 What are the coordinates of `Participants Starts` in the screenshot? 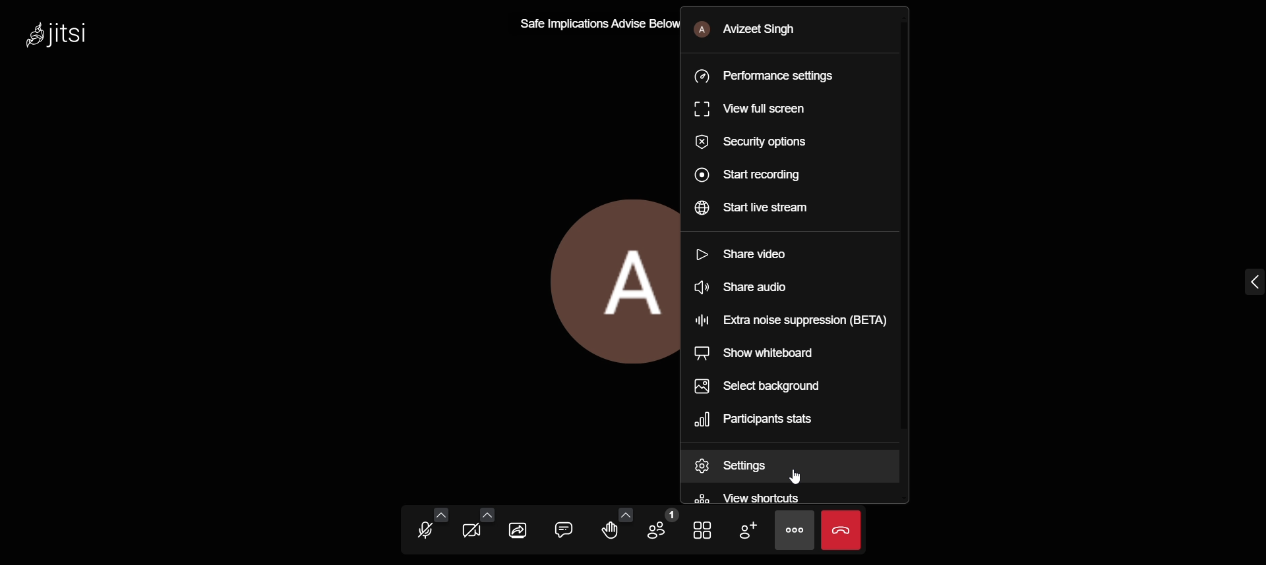 It's located at (778, 422).